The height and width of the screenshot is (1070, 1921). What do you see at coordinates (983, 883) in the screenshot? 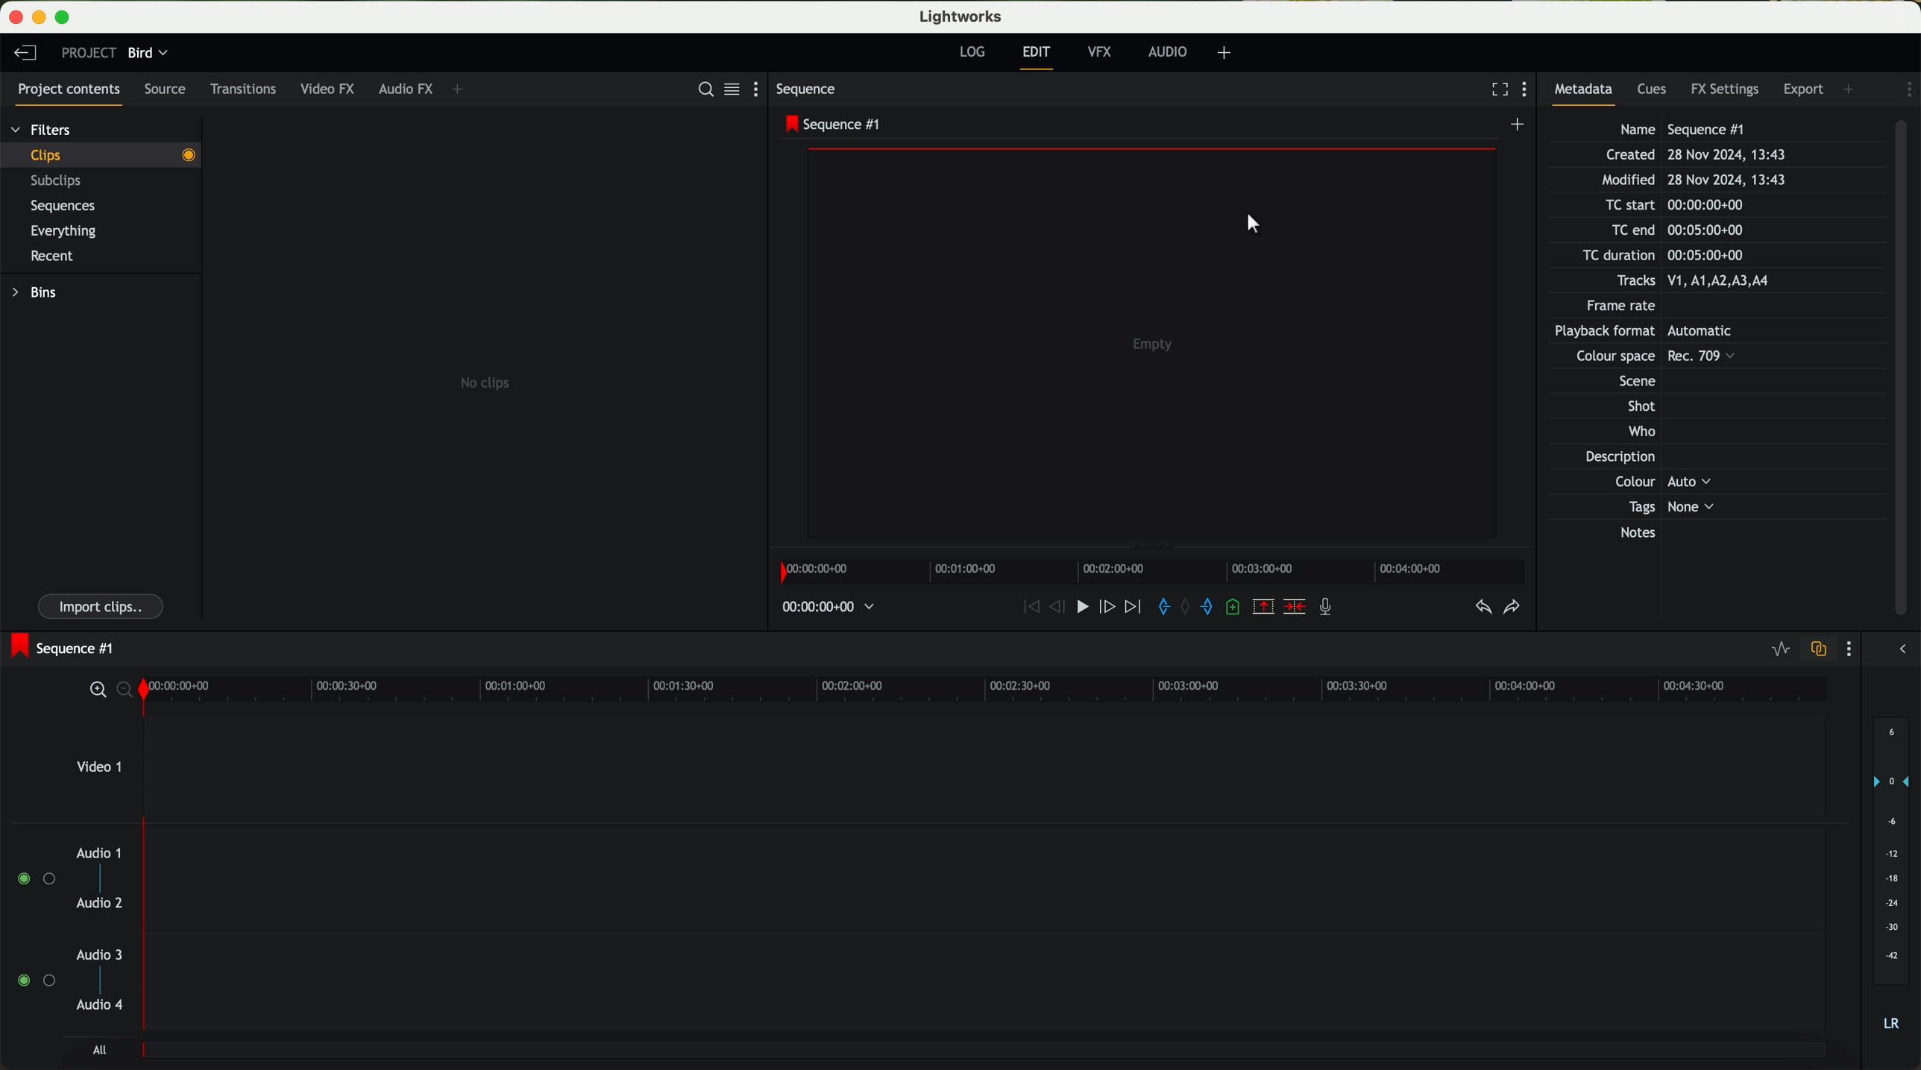
I see `audio track` at bounding box center [983, 883].